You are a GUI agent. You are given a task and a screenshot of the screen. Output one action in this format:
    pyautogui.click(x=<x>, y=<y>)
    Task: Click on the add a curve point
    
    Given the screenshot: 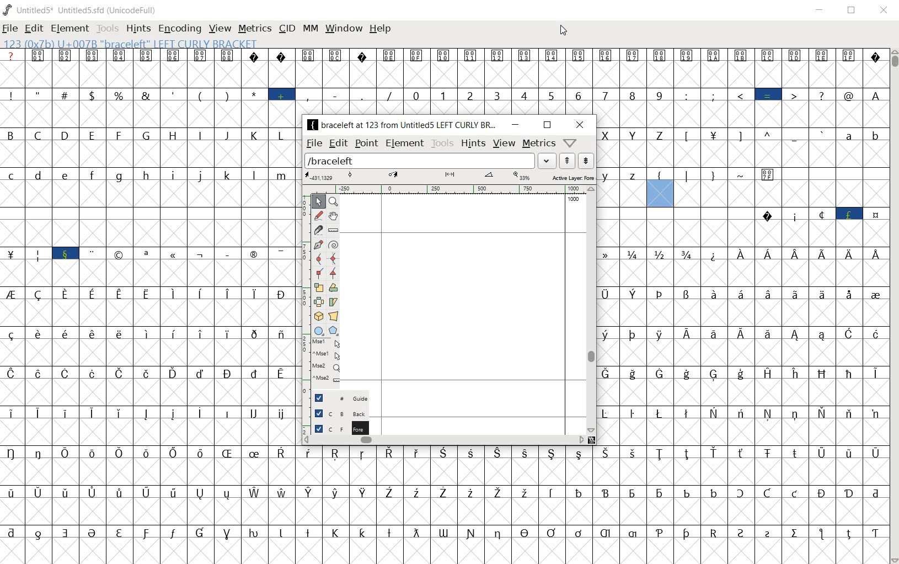 What is the action you would take?
    pyautogui.click(x=319, y=259)
    